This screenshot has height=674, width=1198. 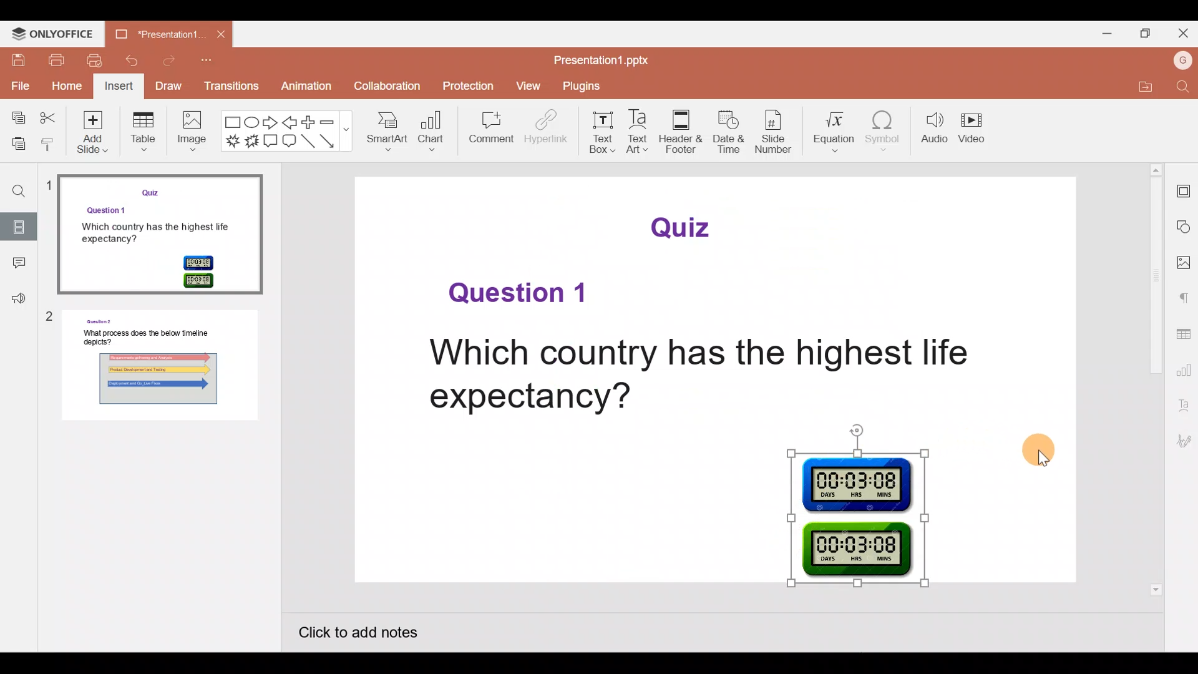 I want to click on Account name, so click(x=1180, y=61).